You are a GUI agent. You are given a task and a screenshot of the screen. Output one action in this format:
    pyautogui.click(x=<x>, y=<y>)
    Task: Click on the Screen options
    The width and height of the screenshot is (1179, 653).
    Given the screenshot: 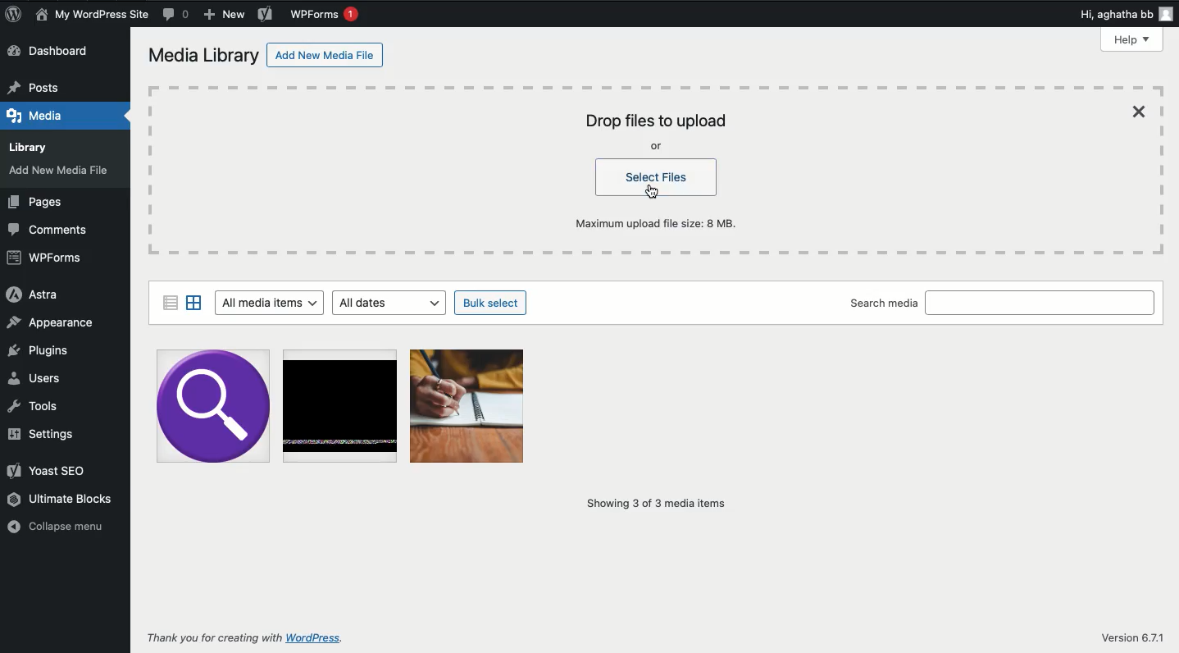 What is the action you would take?
    pyautogui.click(x=1037, y=40)
    